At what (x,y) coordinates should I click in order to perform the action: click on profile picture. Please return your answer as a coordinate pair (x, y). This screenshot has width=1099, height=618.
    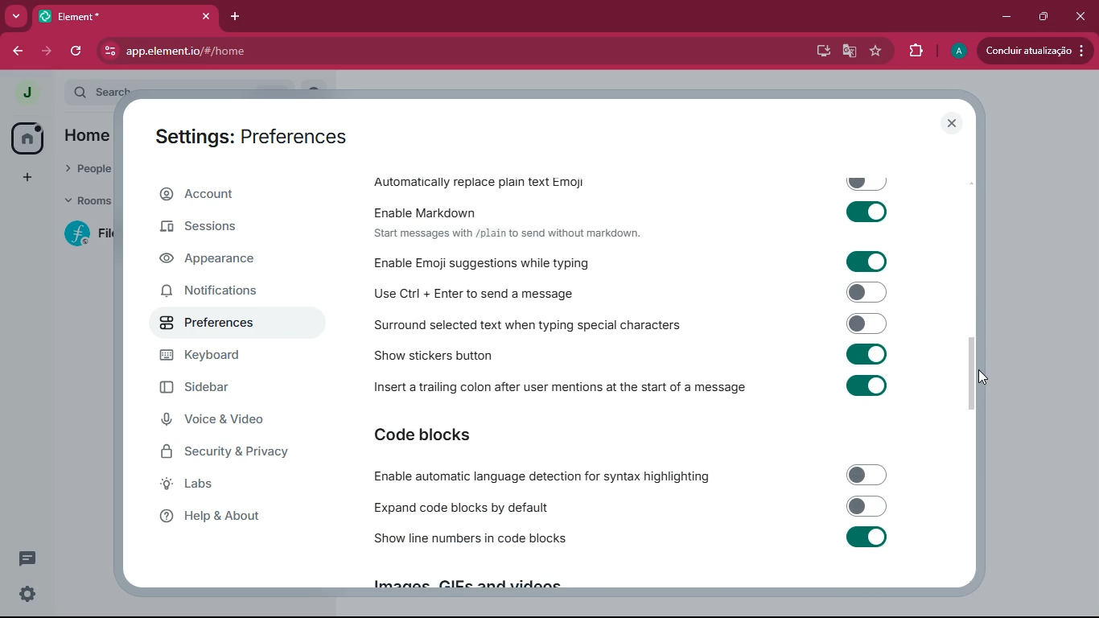
    Looking at the image, I should click on (957, 51).